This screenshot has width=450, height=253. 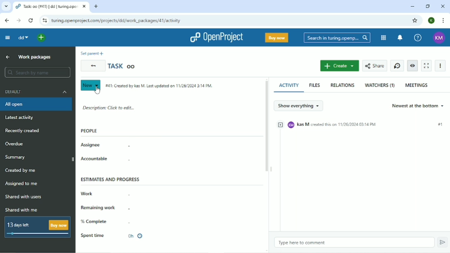 What do you see at coordinates (36, 92) in the screenshot?
I see `Default` at bounding box center [36, 92].